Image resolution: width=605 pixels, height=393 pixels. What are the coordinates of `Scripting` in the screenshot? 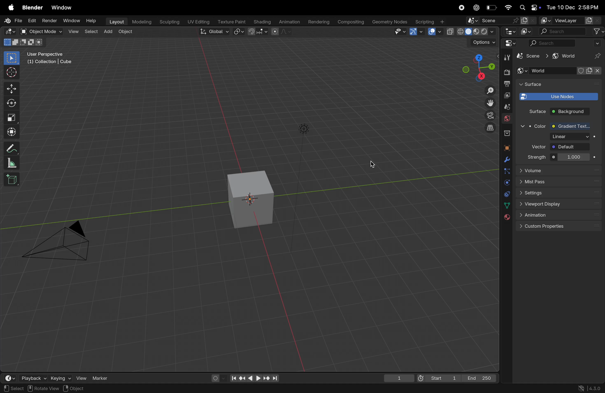 It's located at (431, 22).